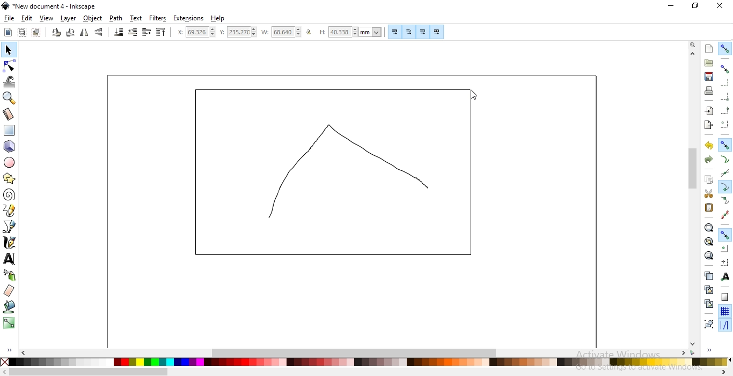 The image size is (733, 376). What do you see at coordinates (472, 95) in the screenshot?
I see `cursor` at bounding box center [472, 95].